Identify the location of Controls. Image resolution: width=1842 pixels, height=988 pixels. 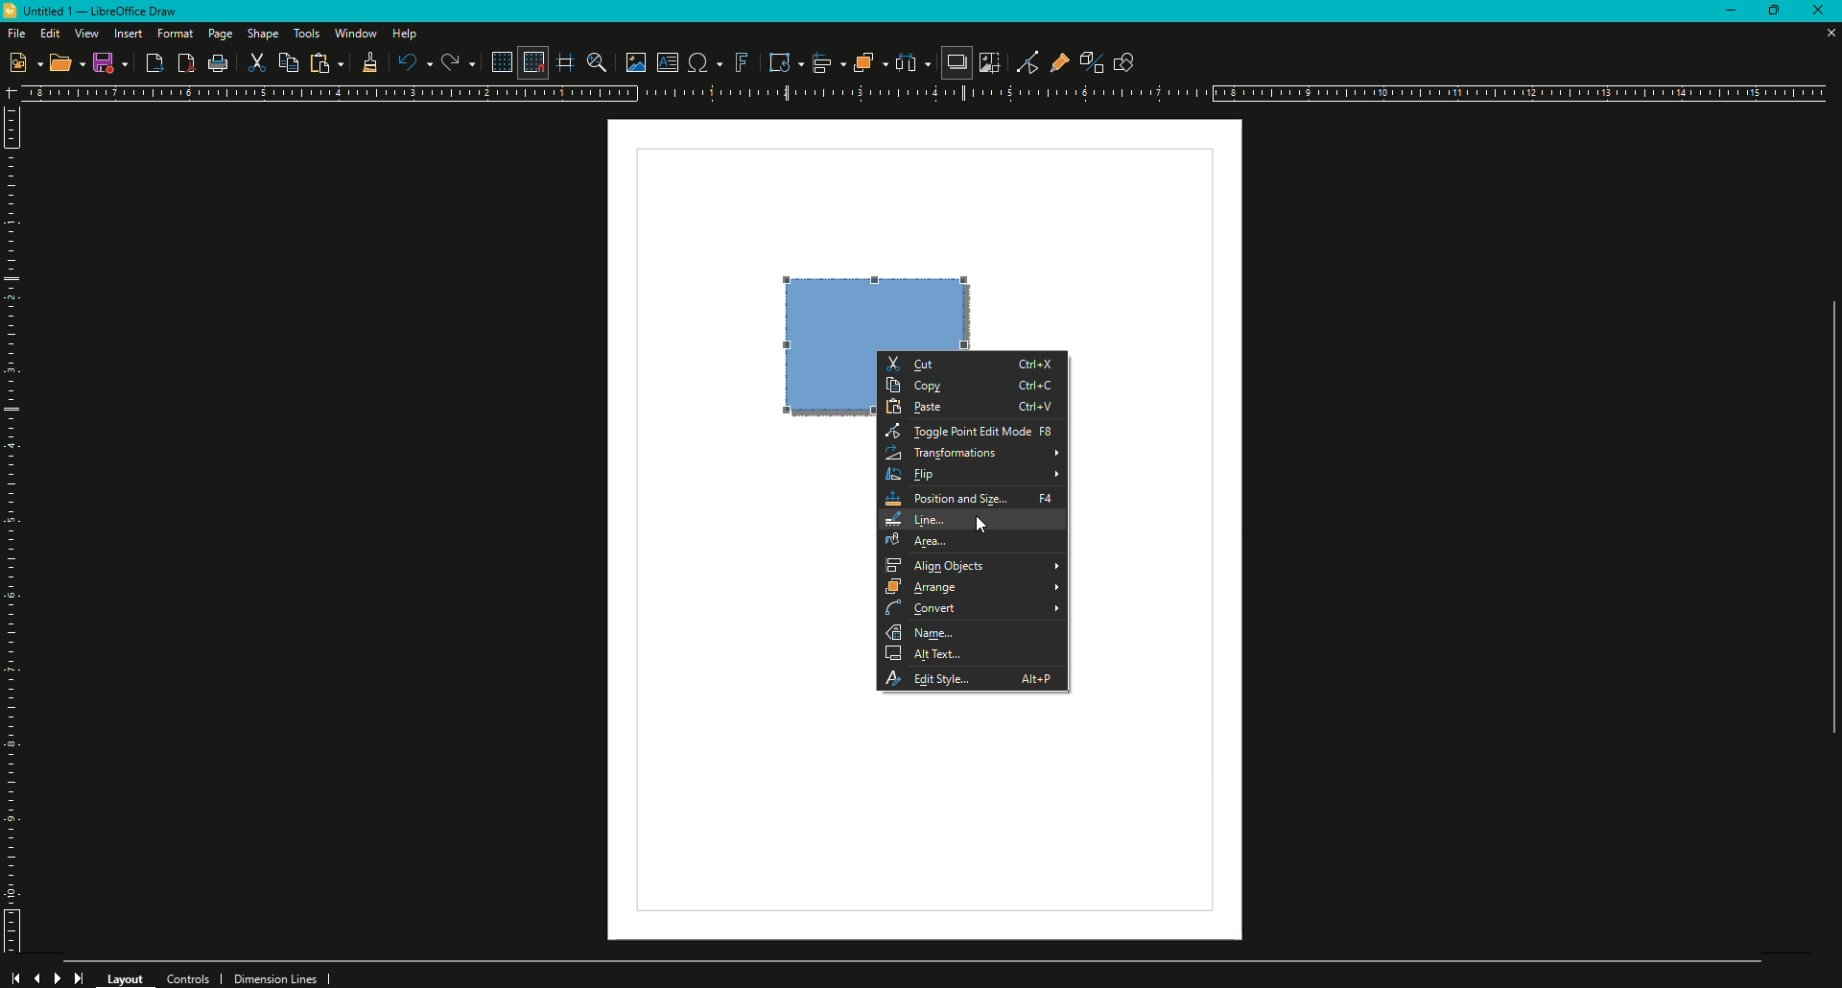
(194, 976).